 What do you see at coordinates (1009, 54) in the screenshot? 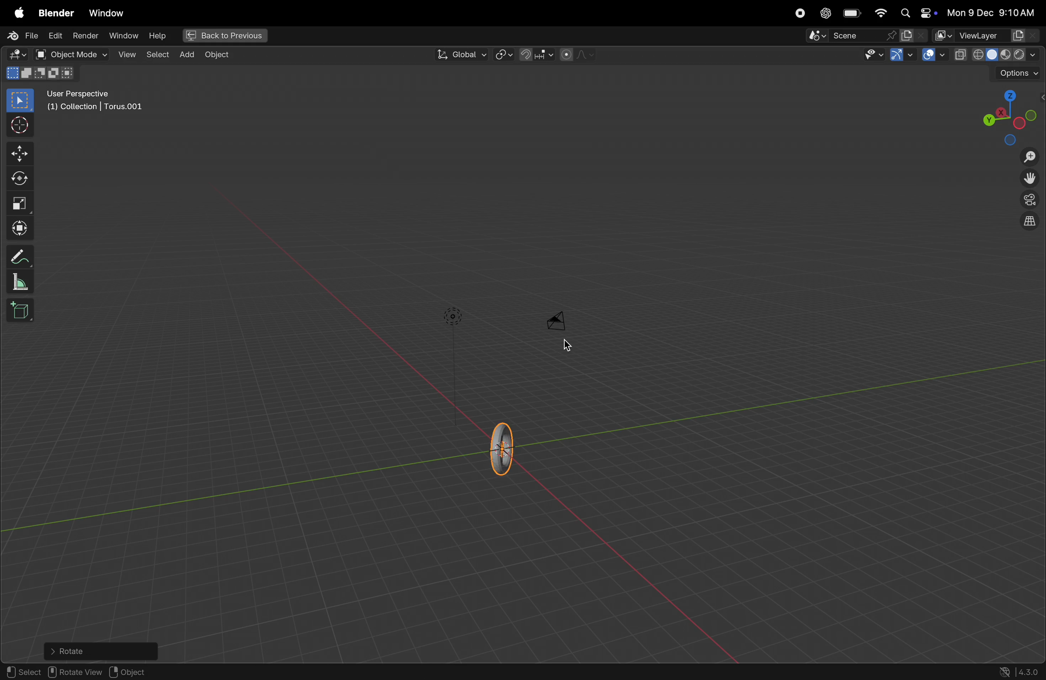
I see `view shading` at bounding box center [1009, 54].